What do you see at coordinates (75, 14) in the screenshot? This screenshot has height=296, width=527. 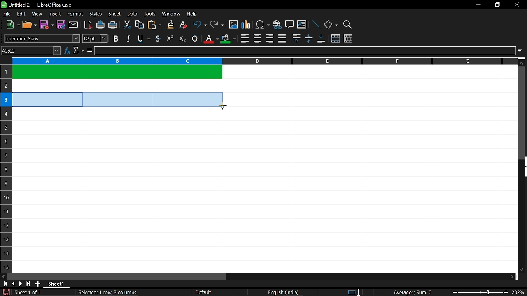 I see `format` at bounding box center [75, 14].